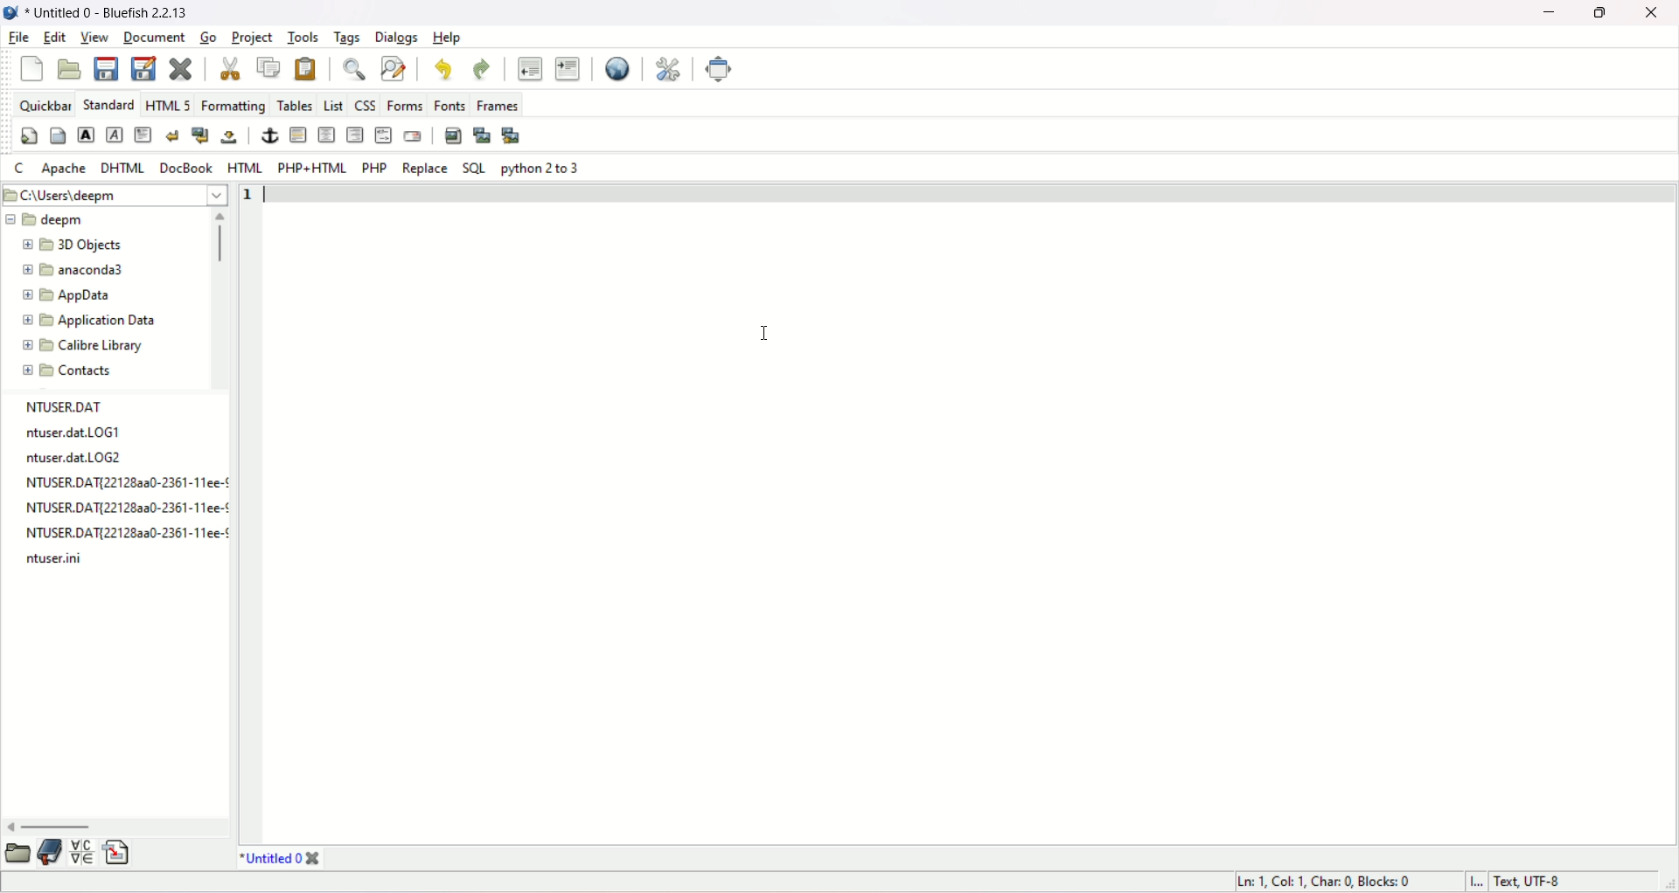  I want to click on cursor position, so click(1329, 881).